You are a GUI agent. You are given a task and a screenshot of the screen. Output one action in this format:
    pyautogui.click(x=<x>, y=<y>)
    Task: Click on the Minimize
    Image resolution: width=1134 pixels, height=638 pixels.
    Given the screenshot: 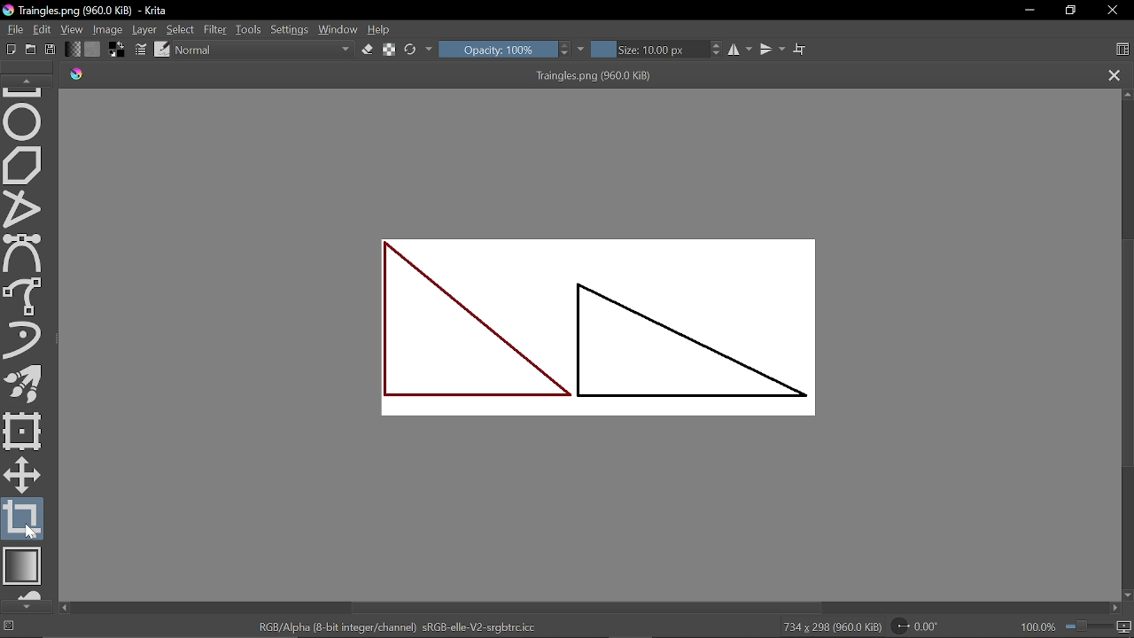 What is the action you would take?
    pyautogui.click(x=1029, y=12)
    